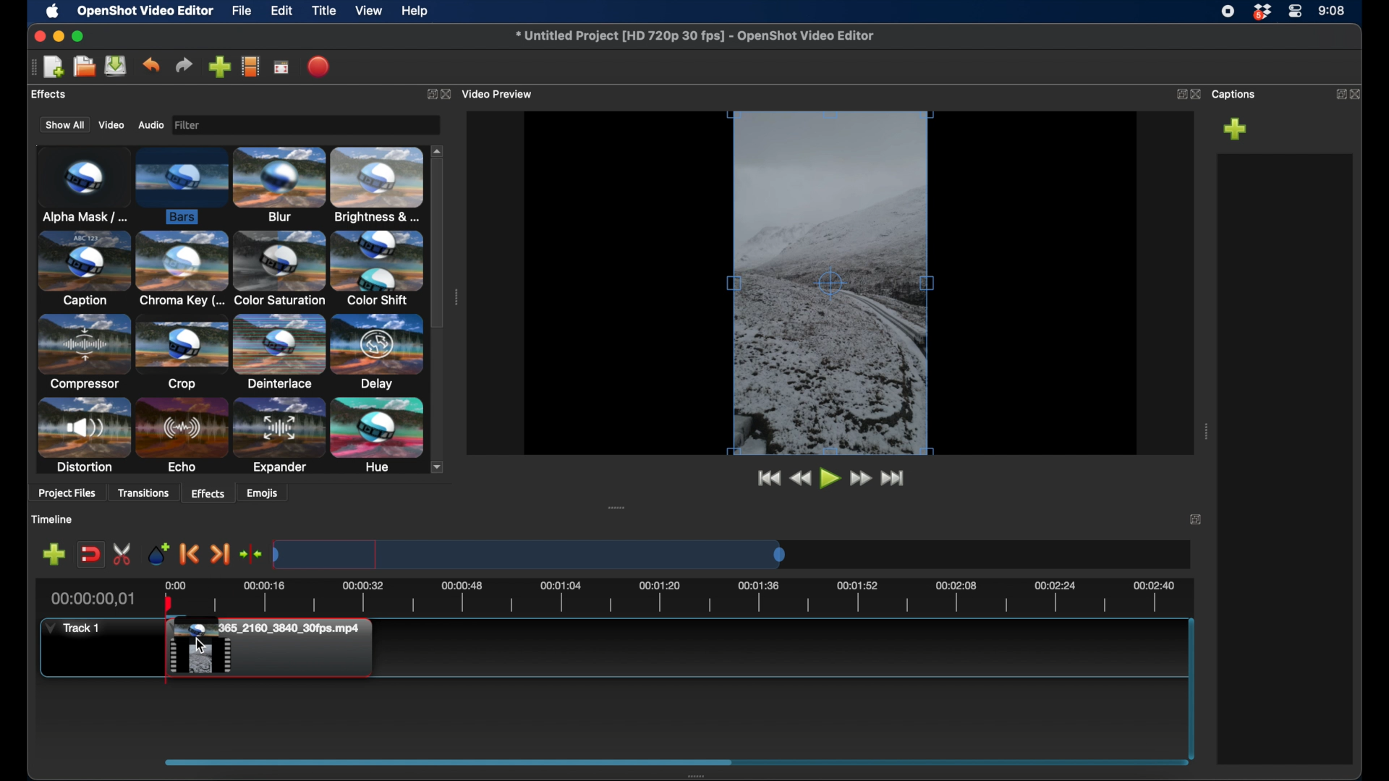  Describe the element at coordinates (1337, 93) in the screenshot. I see `expand` at that location.